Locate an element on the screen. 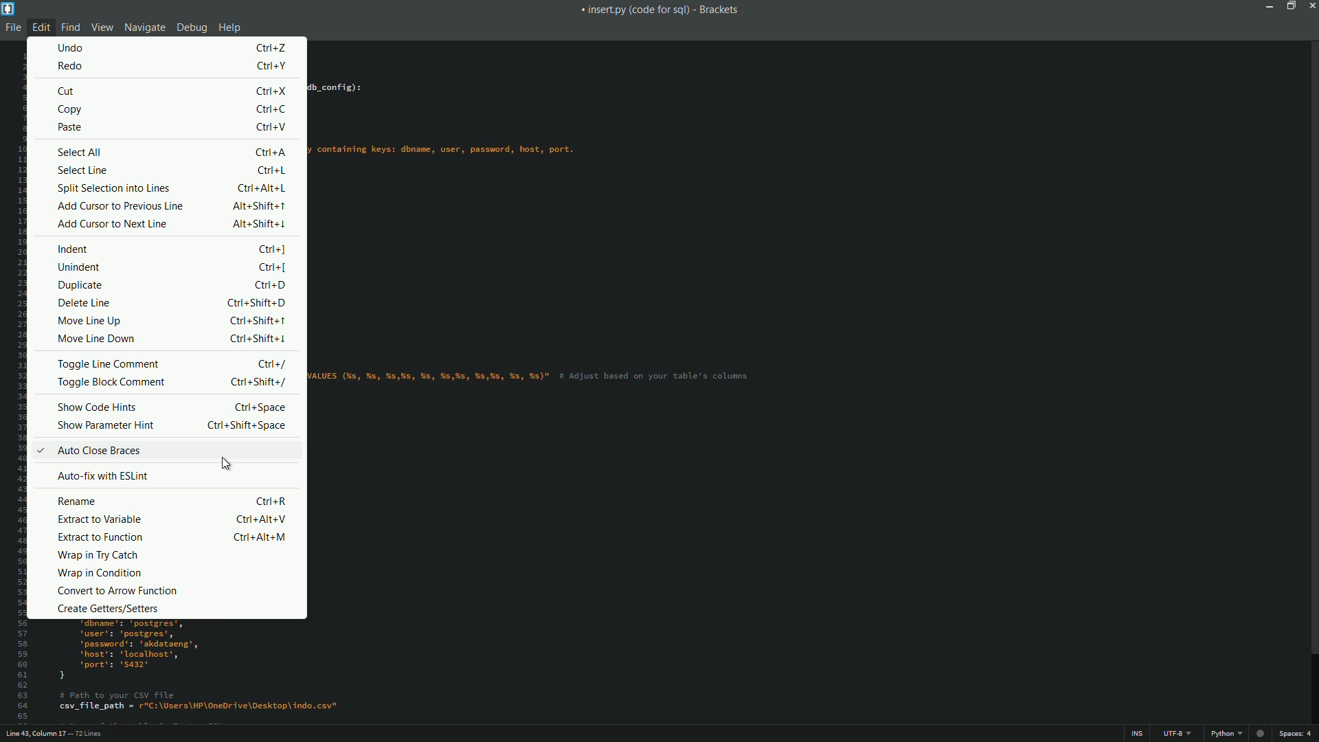  show parameter hint is located at coordinates (105, 426).